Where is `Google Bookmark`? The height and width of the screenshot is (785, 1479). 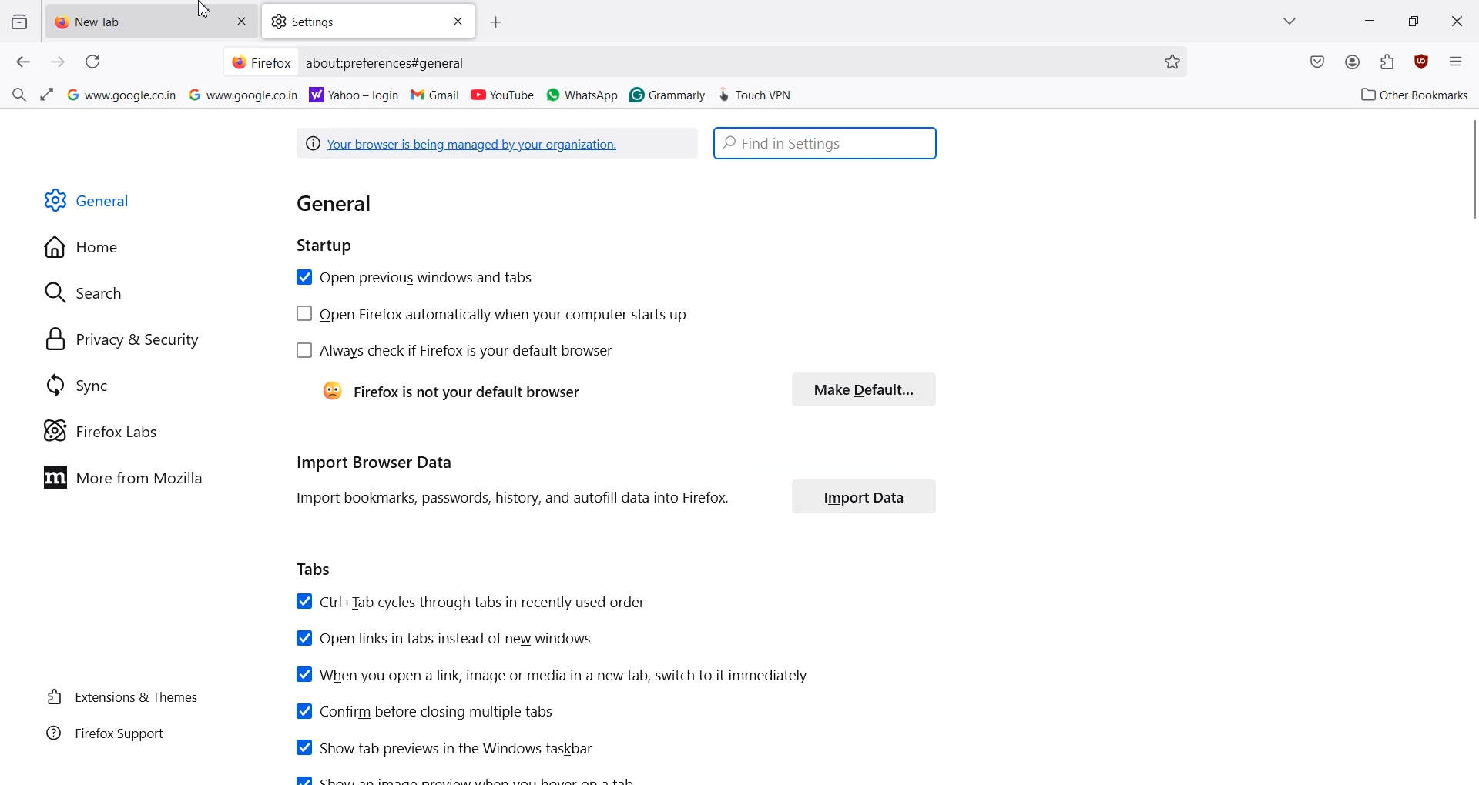
Google Bookmark is located at coordinates (120, 95).